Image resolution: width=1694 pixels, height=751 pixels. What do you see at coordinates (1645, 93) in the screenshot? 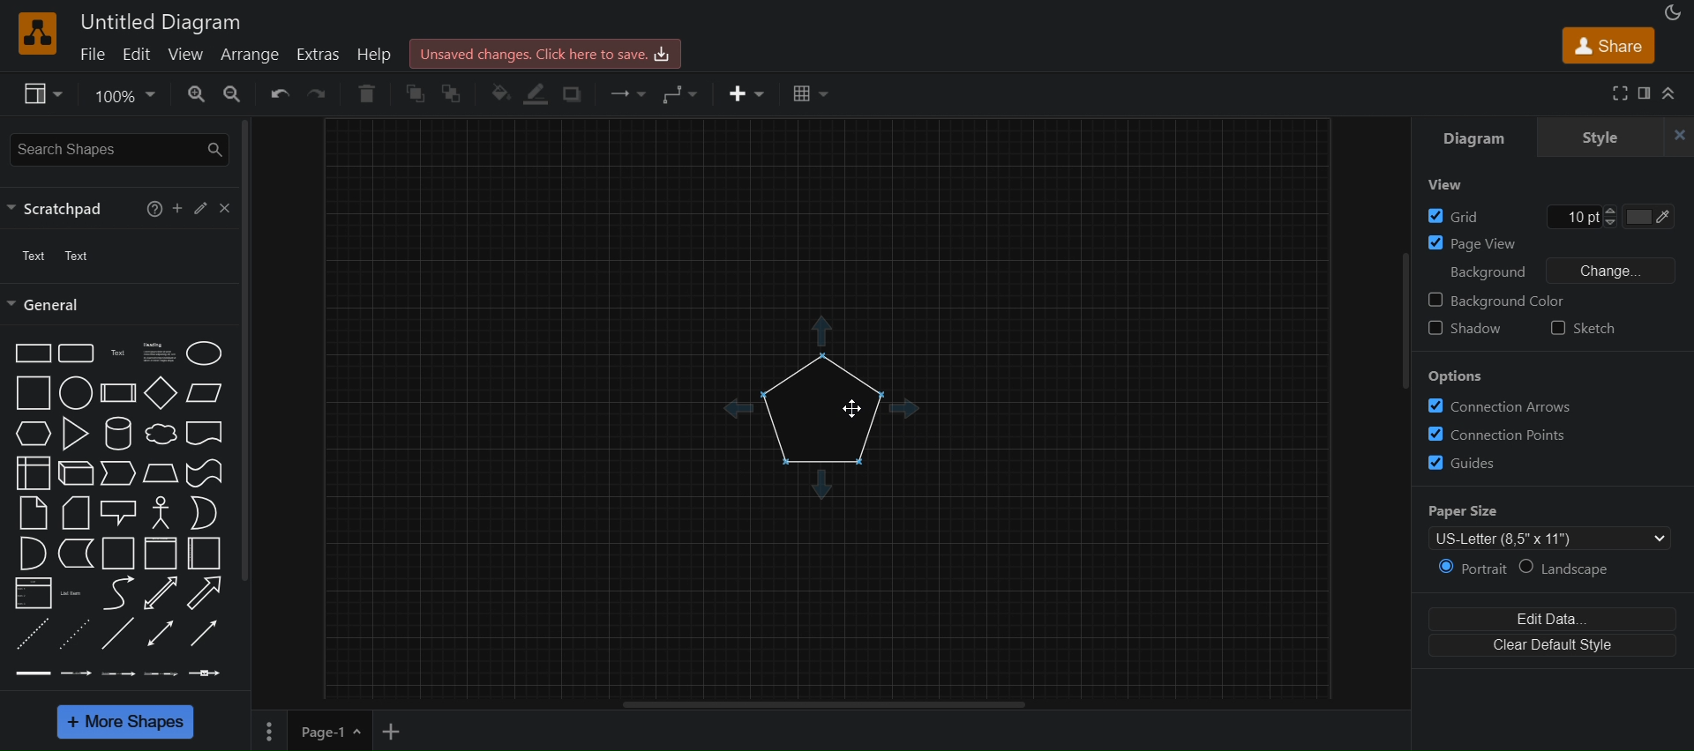
I see `format` at bounding box center [1645, 93].